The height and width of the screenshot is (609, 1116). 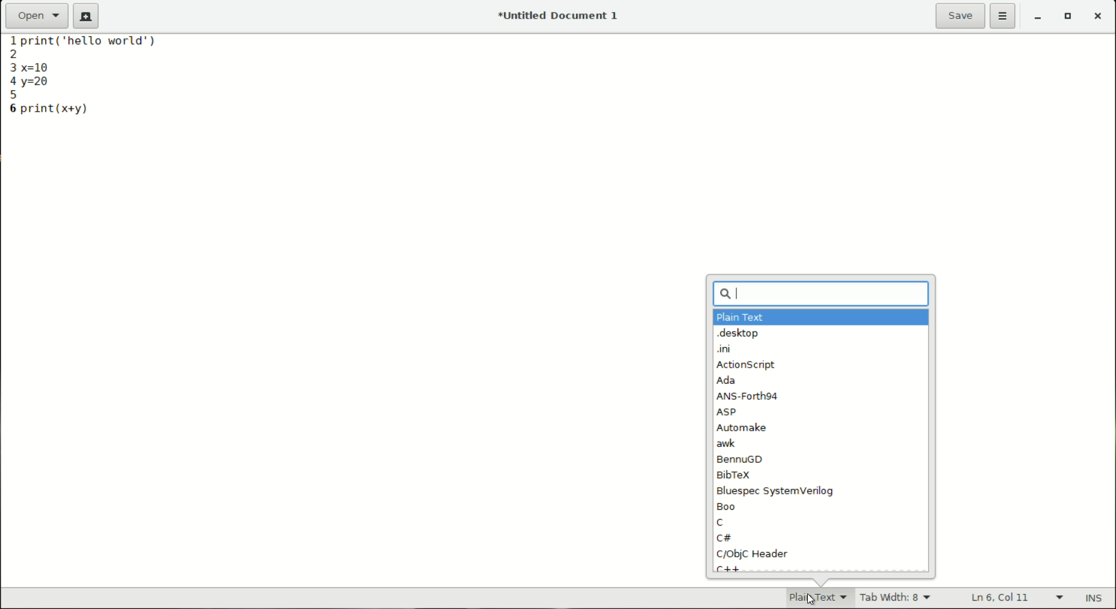 I want to click on asp, so click(x=729, y=412).